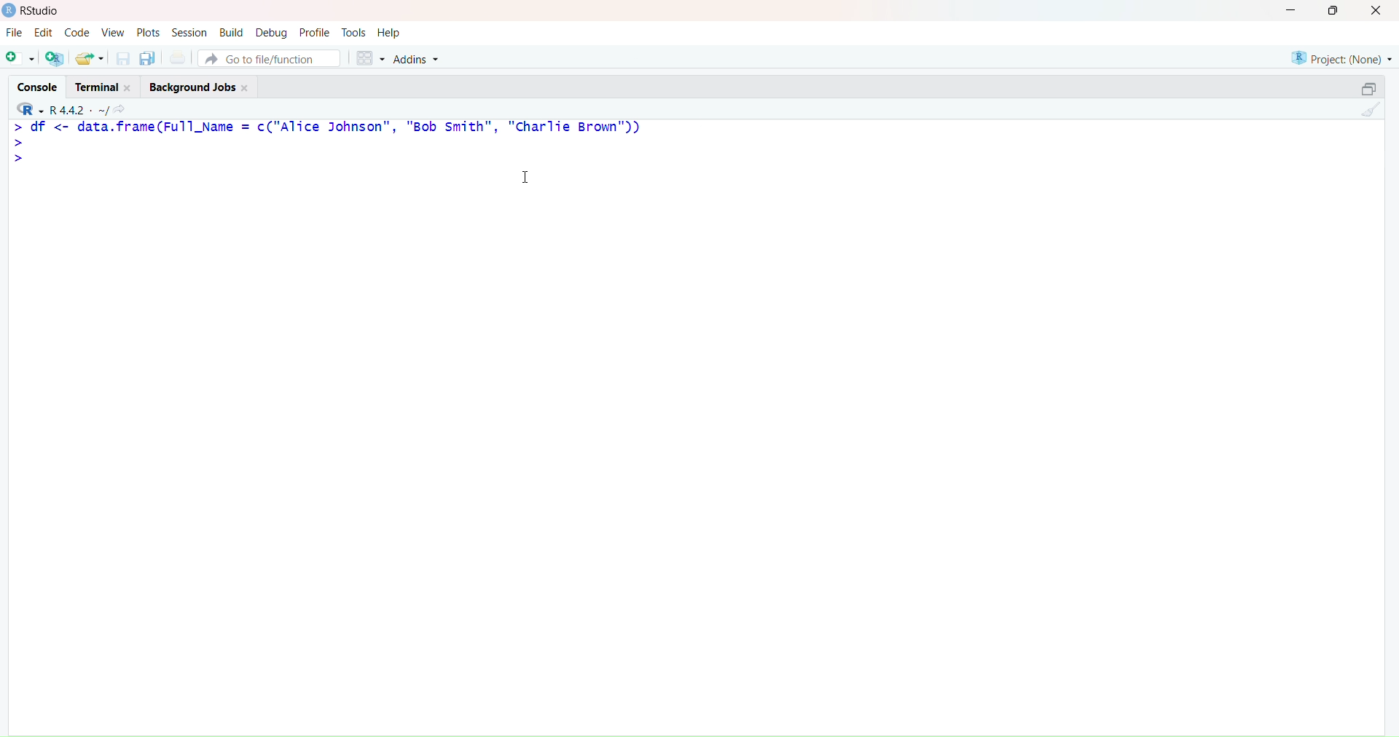  What do you see at coordinates (43, 32) in the screenshot?
I see `Edit` at bounding box center [43, 32].